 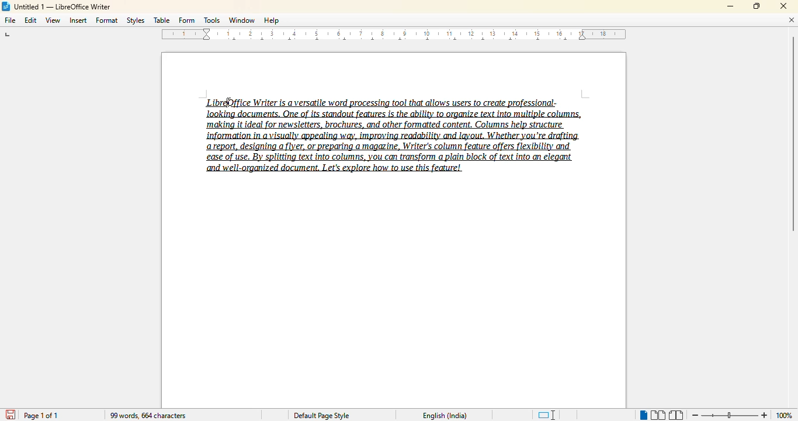 What do you see at coordinates (272, 20) in the screenshot?
I see `help` at bounding box center [272, 20].